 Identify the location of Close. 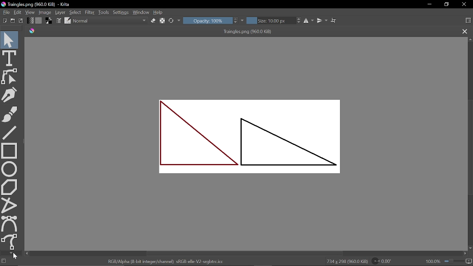
(465, 5).